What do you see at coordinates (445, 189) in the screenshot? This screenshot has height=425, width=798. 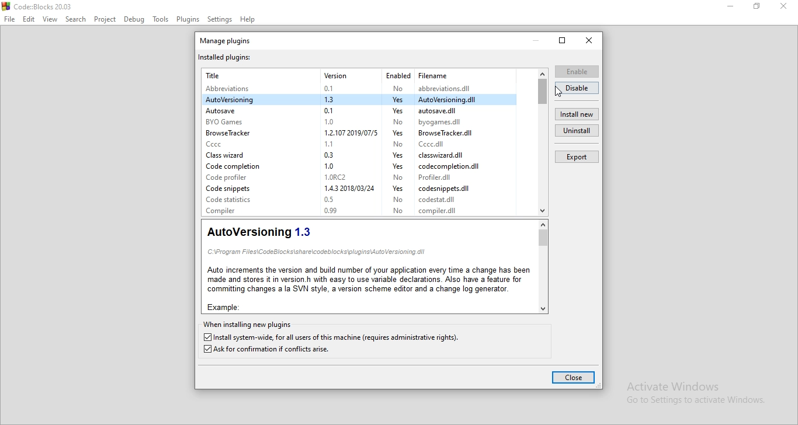 I see `codesnippets.dil` at bounding box center [445, 189].